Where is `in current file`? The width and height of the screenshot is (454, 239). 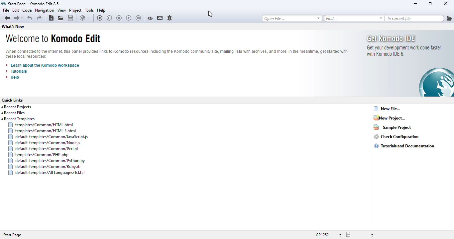 in current file is located at coordinates (414, 18).